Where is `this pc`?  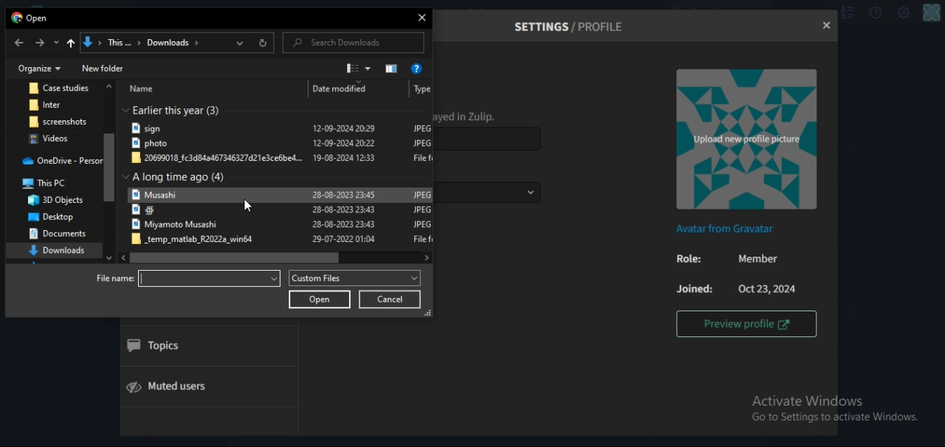
this pc is located at coordinates (52, 185).